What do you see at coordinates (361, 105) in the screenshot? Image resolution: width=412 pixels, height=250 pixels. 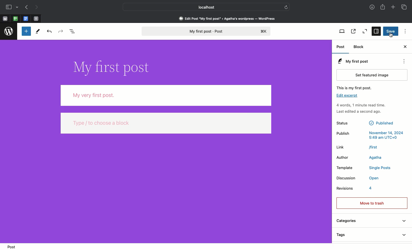 I see `Activity` at bounding box center [361, 105].